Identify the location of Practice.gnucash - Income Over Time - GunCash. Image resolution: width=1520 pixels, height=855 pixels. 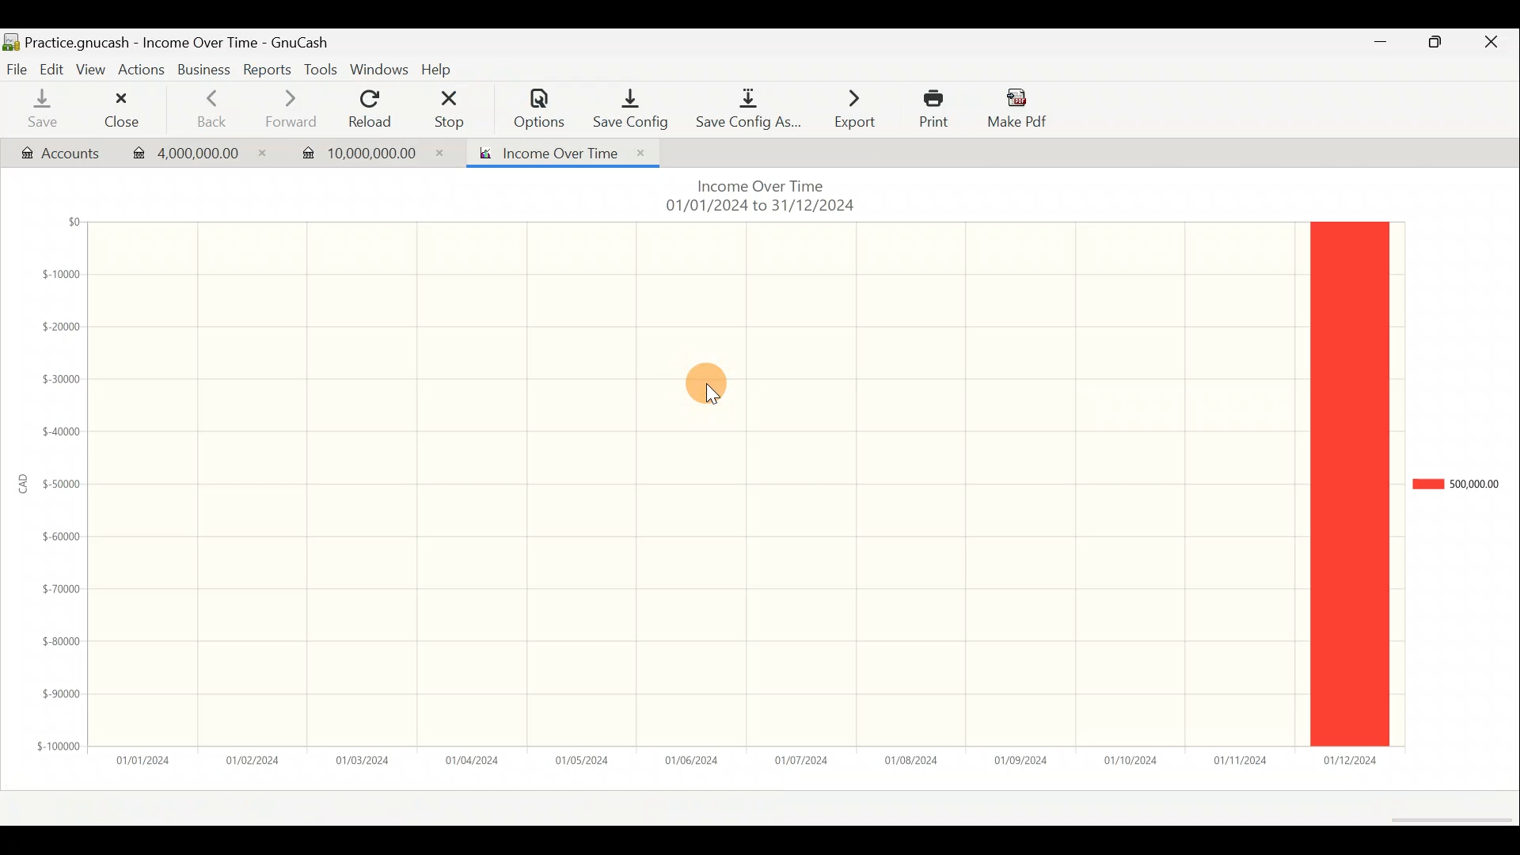
(172, 41).